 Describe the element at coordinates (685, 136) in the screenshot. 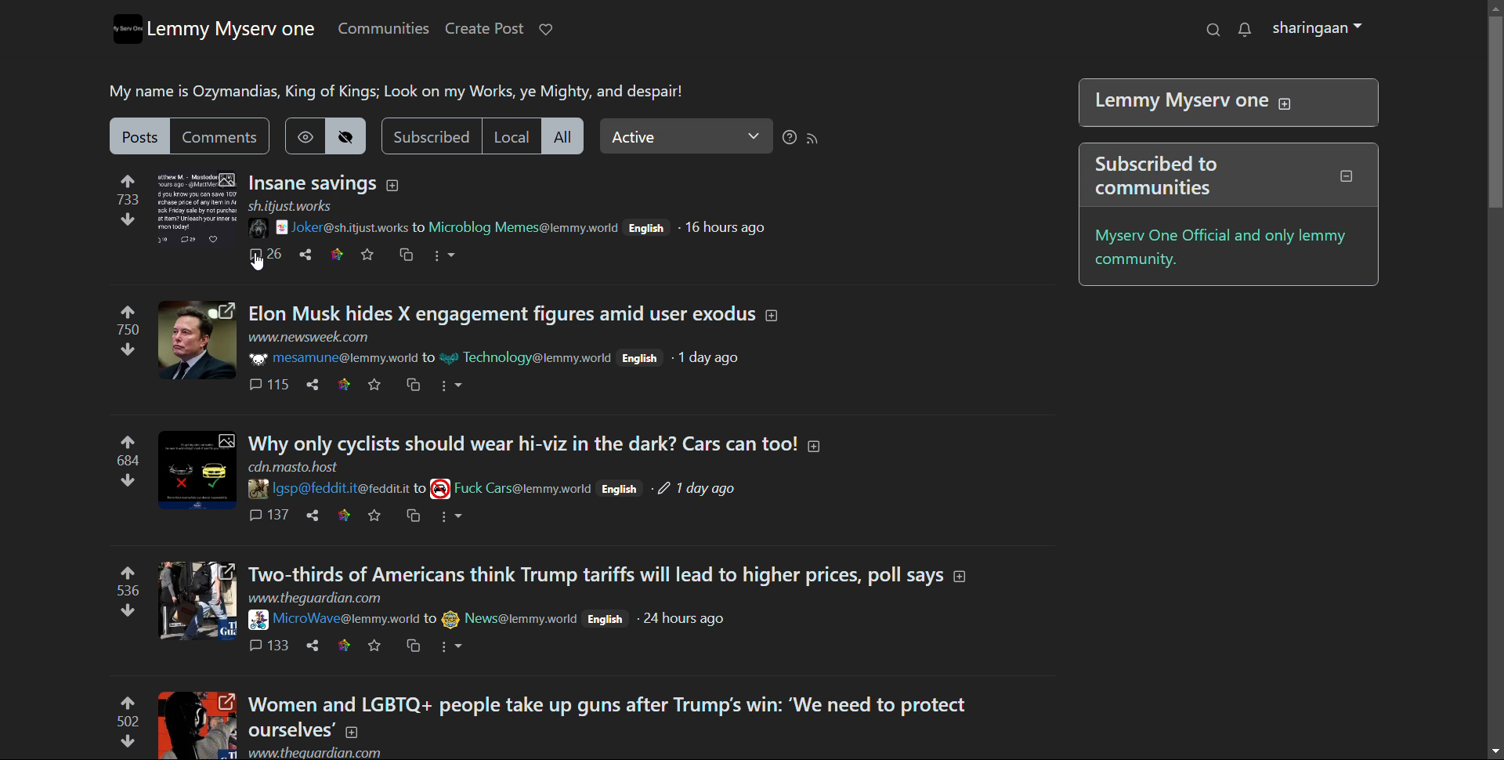

I see `select relevance` at that location.